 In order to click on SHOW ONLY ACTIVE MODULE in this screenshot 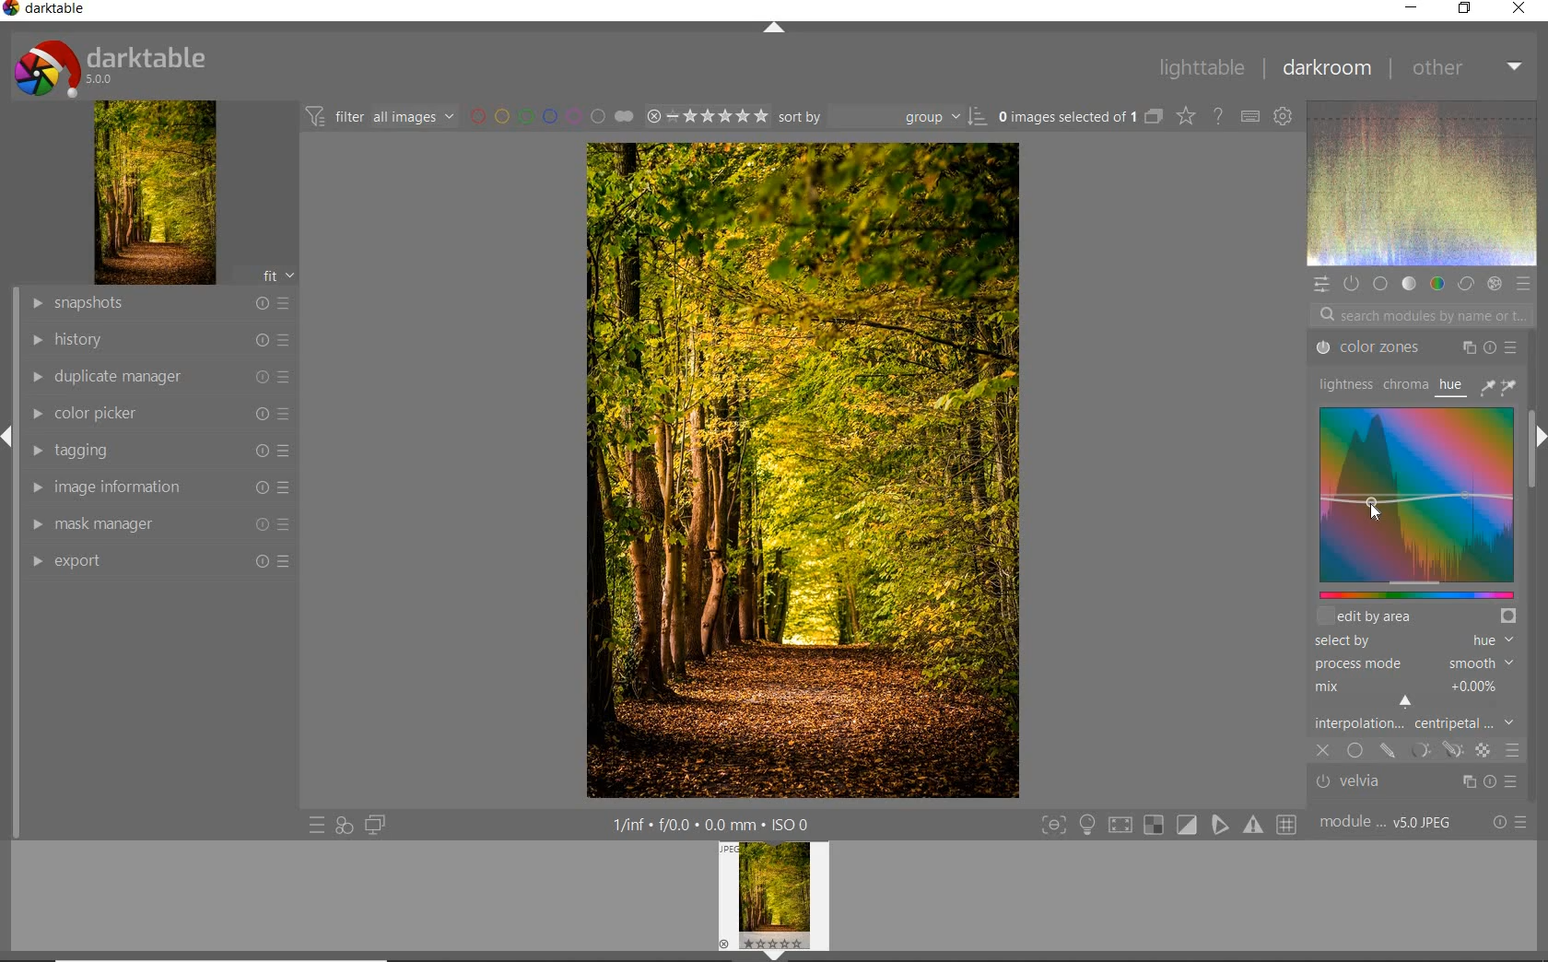, I will do `click(1352, 283)`.